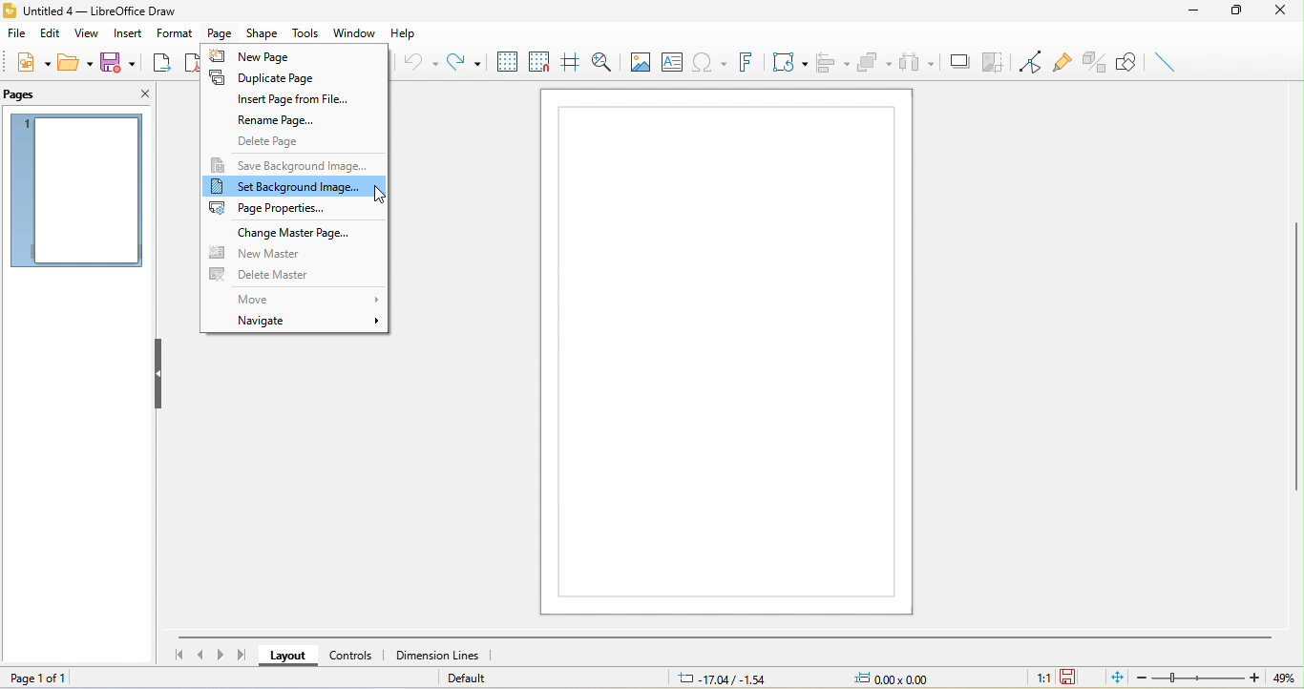 This screenshot has width=1304, height=689. What do you see at coordinates (410, 33) in the screenshot?
I see `help` at bounding box center [410, 33].